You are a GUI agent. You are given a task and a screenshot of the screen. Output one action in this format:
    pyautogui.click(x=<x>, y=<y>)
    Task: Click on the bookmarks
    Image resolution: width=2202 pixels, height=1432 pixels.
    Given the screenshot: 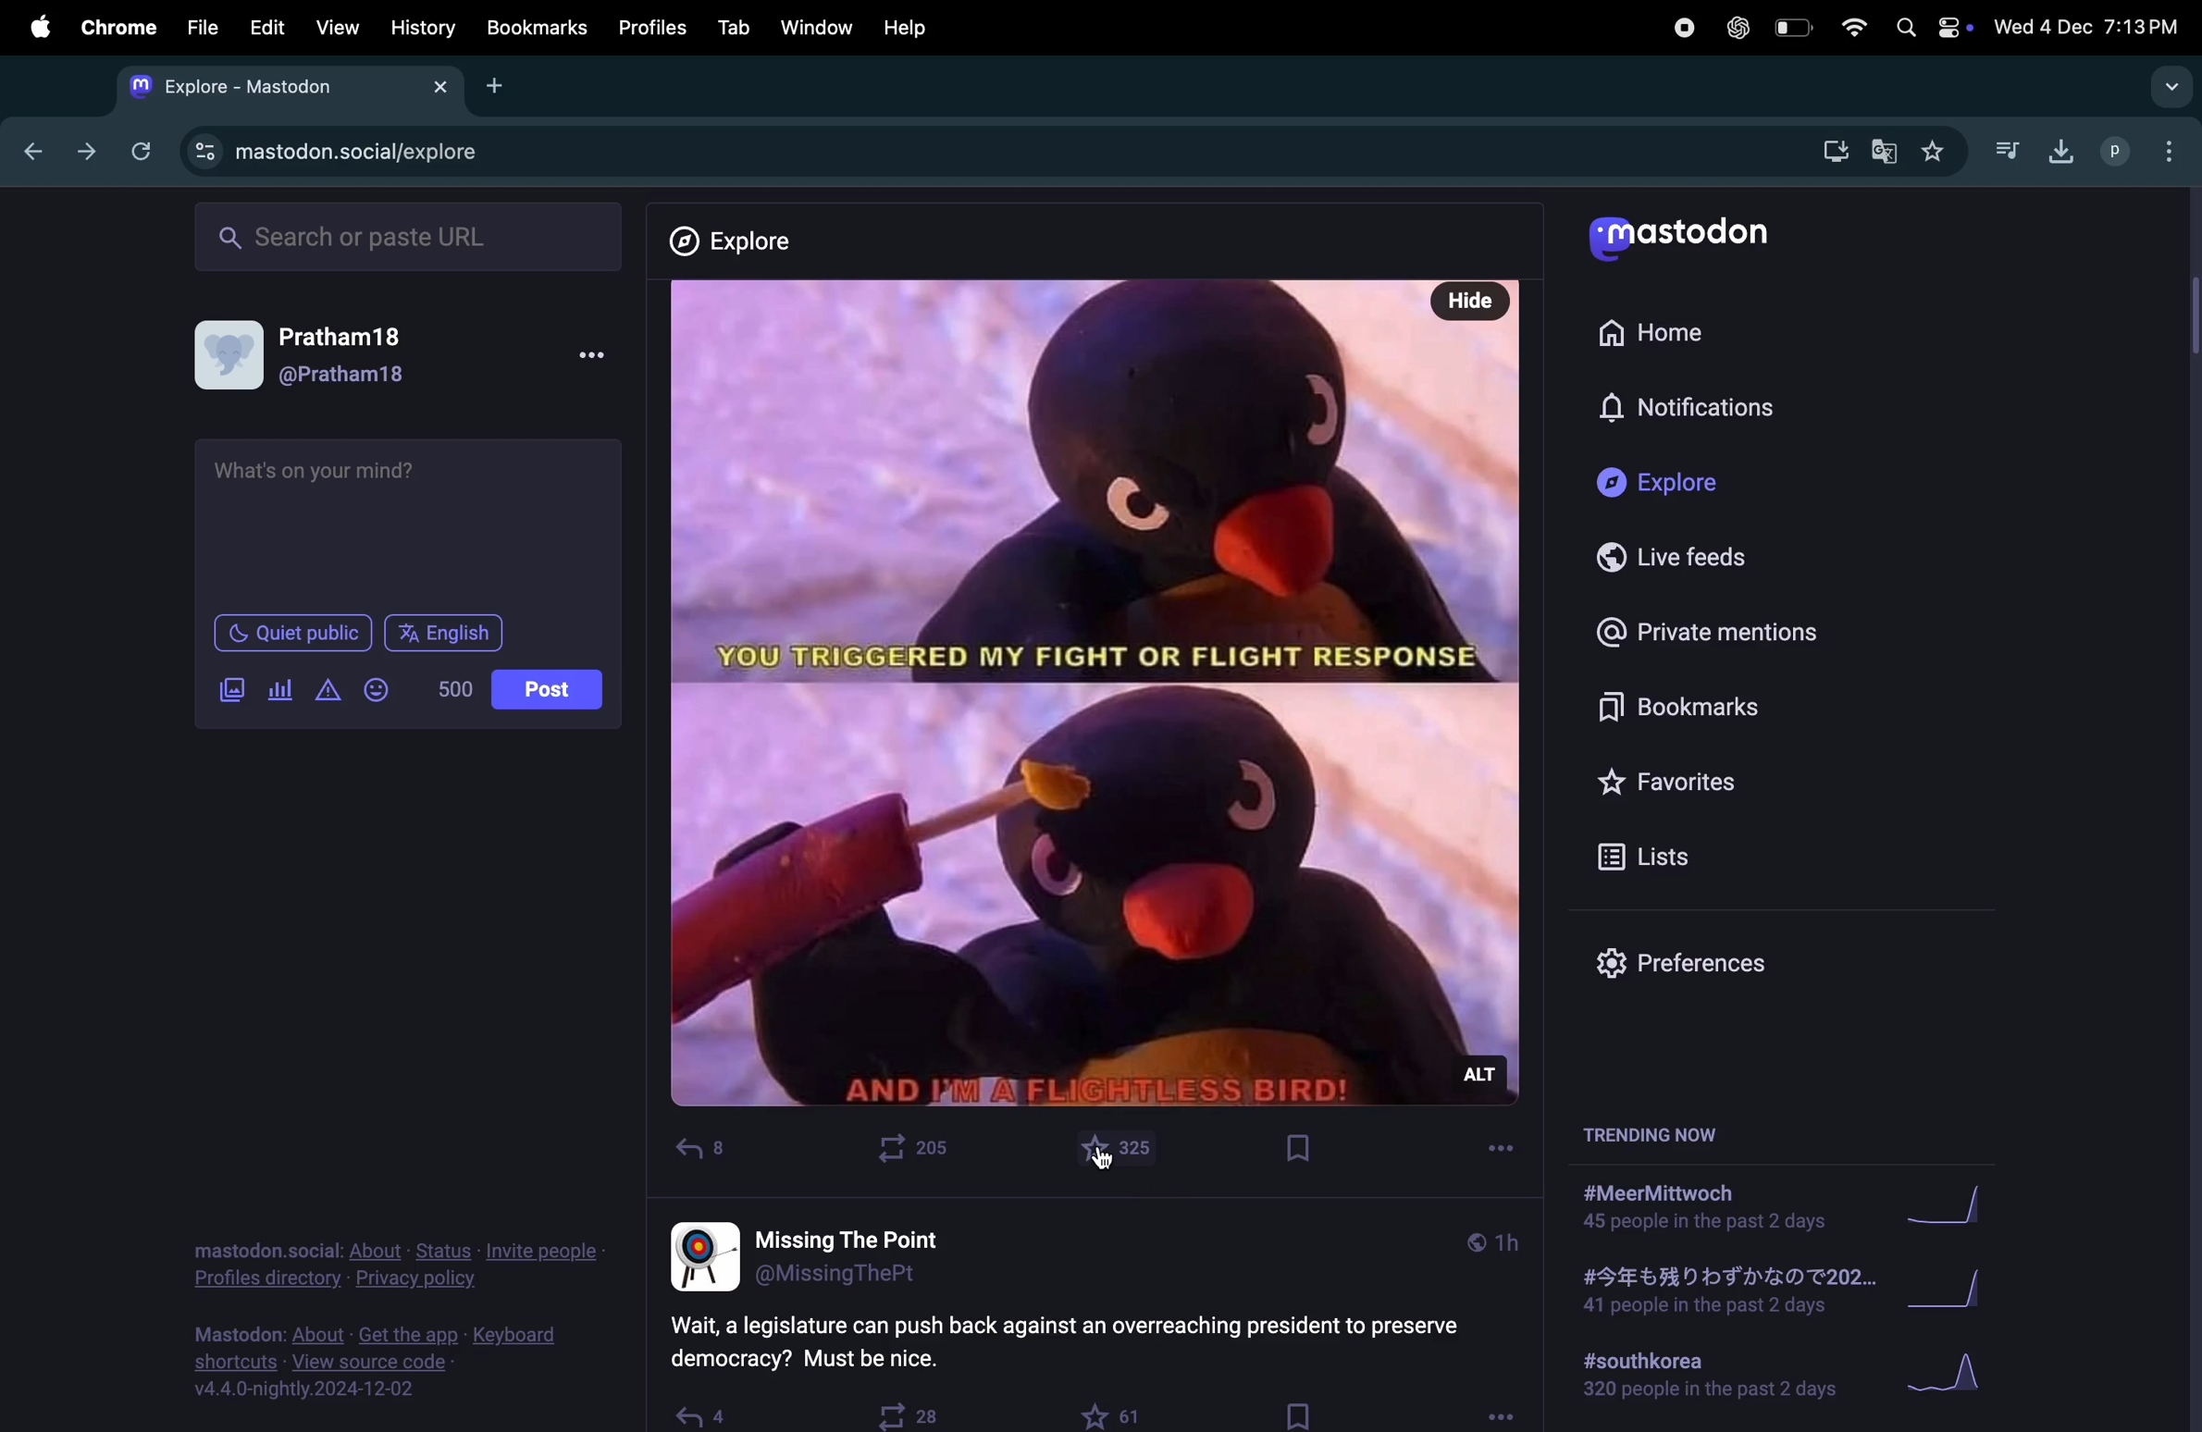 What is the action you would take?
    pyautogui.click(x=1701, y=704)
    